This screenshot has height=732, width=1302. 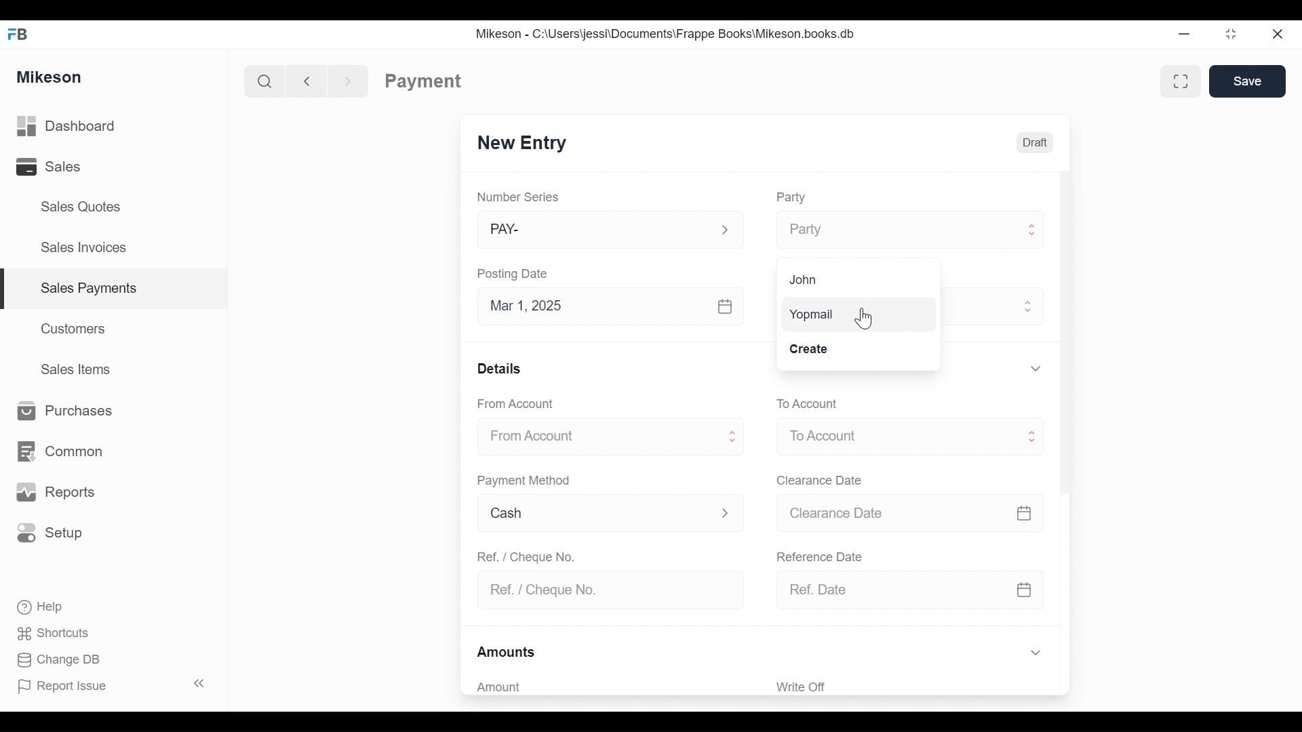 What do you see at coordinates (804, 279) in the screenshot?
I see `John` at bounding box center [804, 279].